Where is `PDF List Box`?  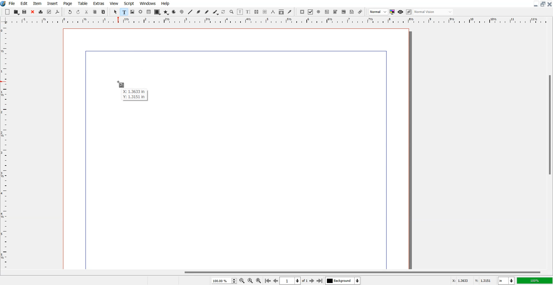
PDF List Box is located at coordinates (344, 12).